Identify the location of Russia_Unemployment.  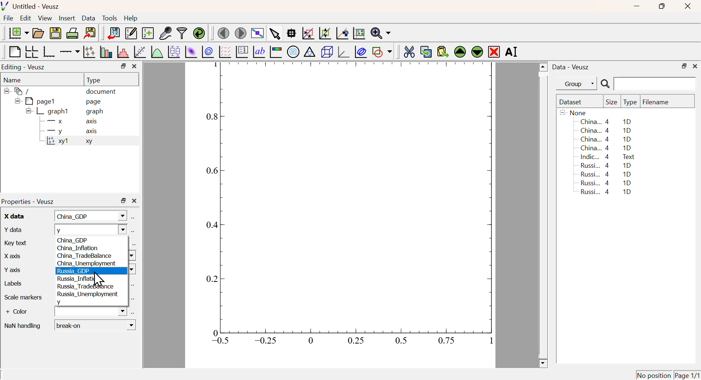
(88, 295).